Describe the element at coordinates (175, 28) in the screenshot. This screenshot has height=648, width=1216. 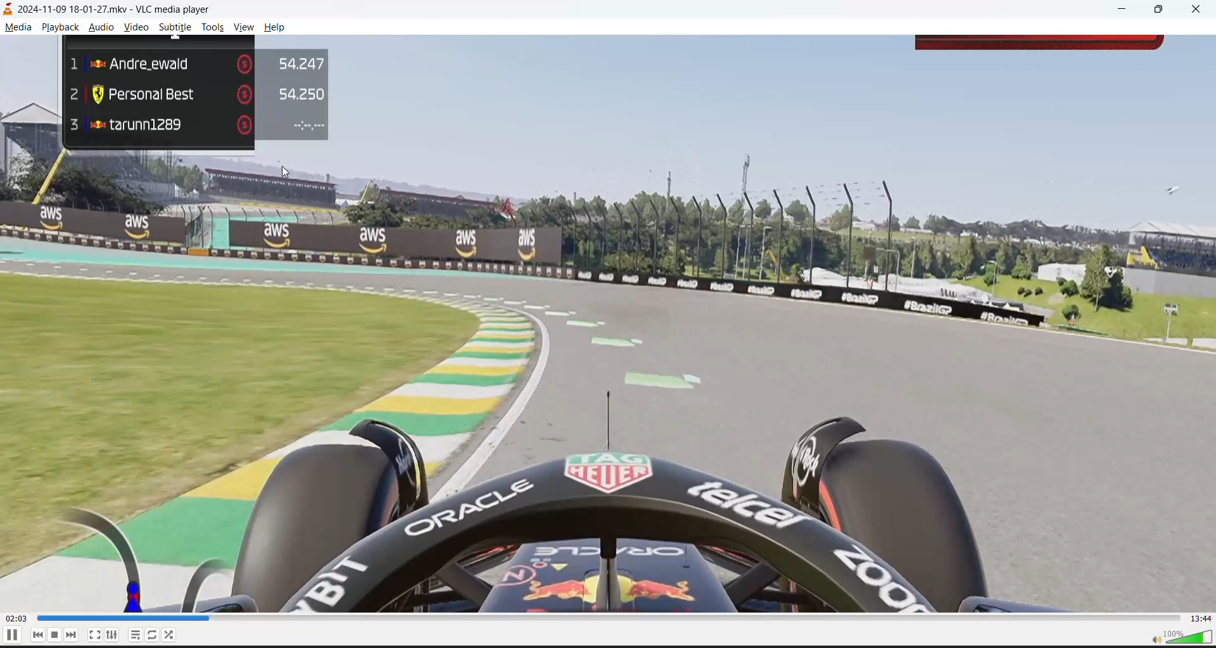
I see `subtitle` at that location.